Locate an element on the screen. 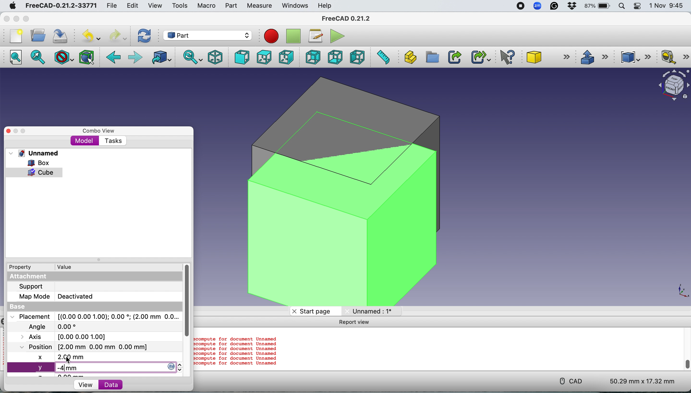 Image resolution: width=691 pixels, height=393 pixels. Draw style is located at coordinates (64, 57).